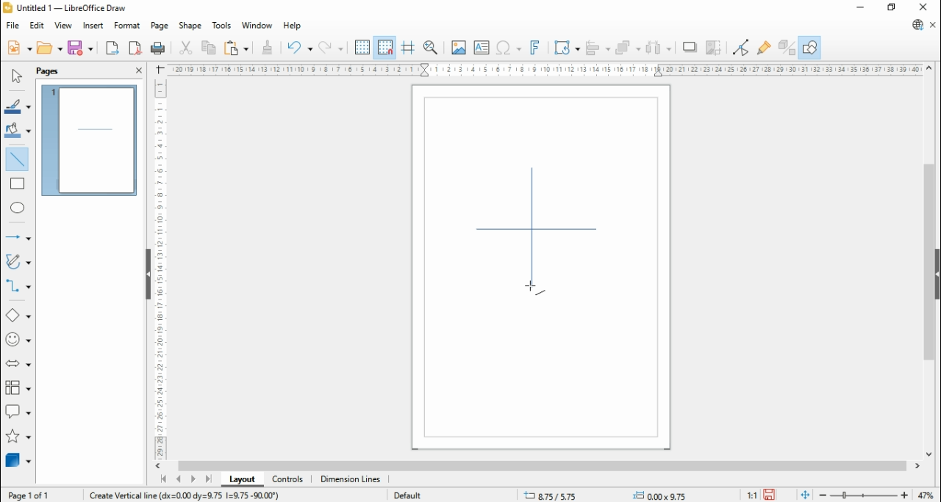  I want to click on file, so click(12, 26).